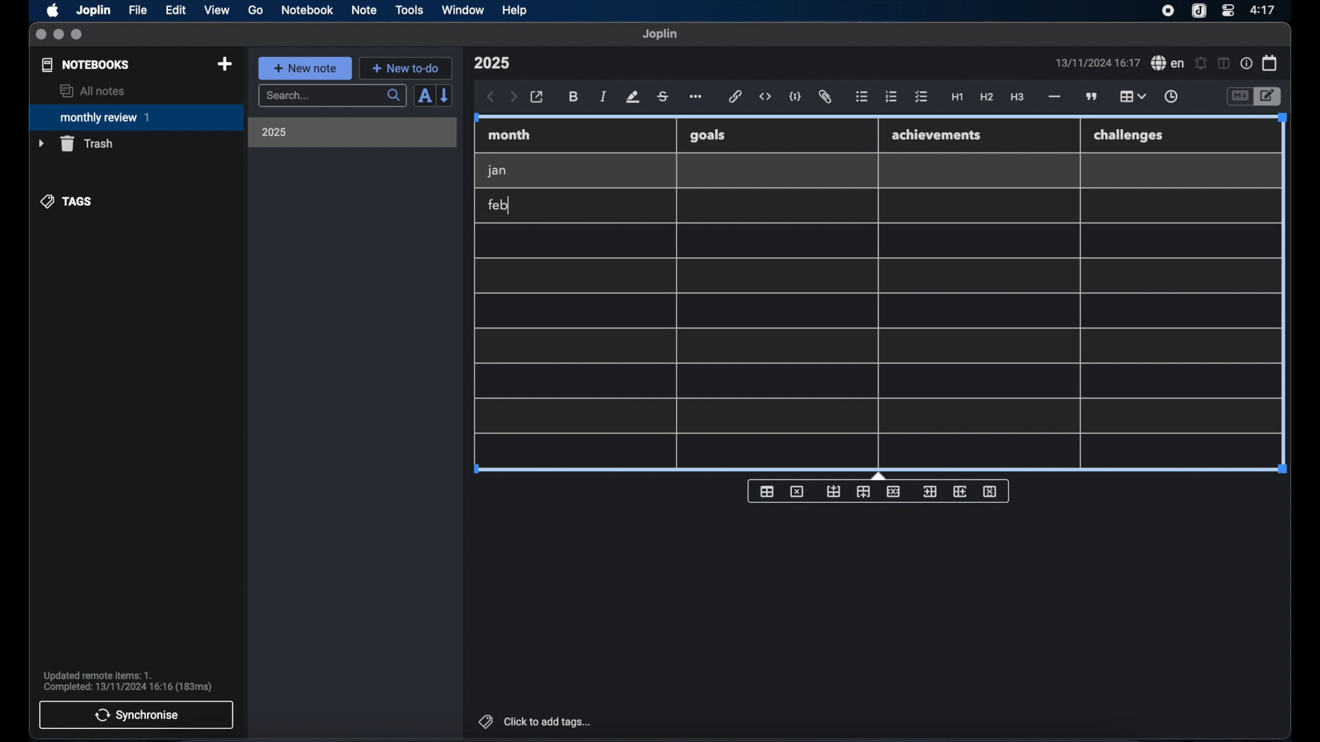 This screenshot has height=742, width=1320. Describe the element at coordinates (575, 97) in the screenshot. I see `bold` at that location.